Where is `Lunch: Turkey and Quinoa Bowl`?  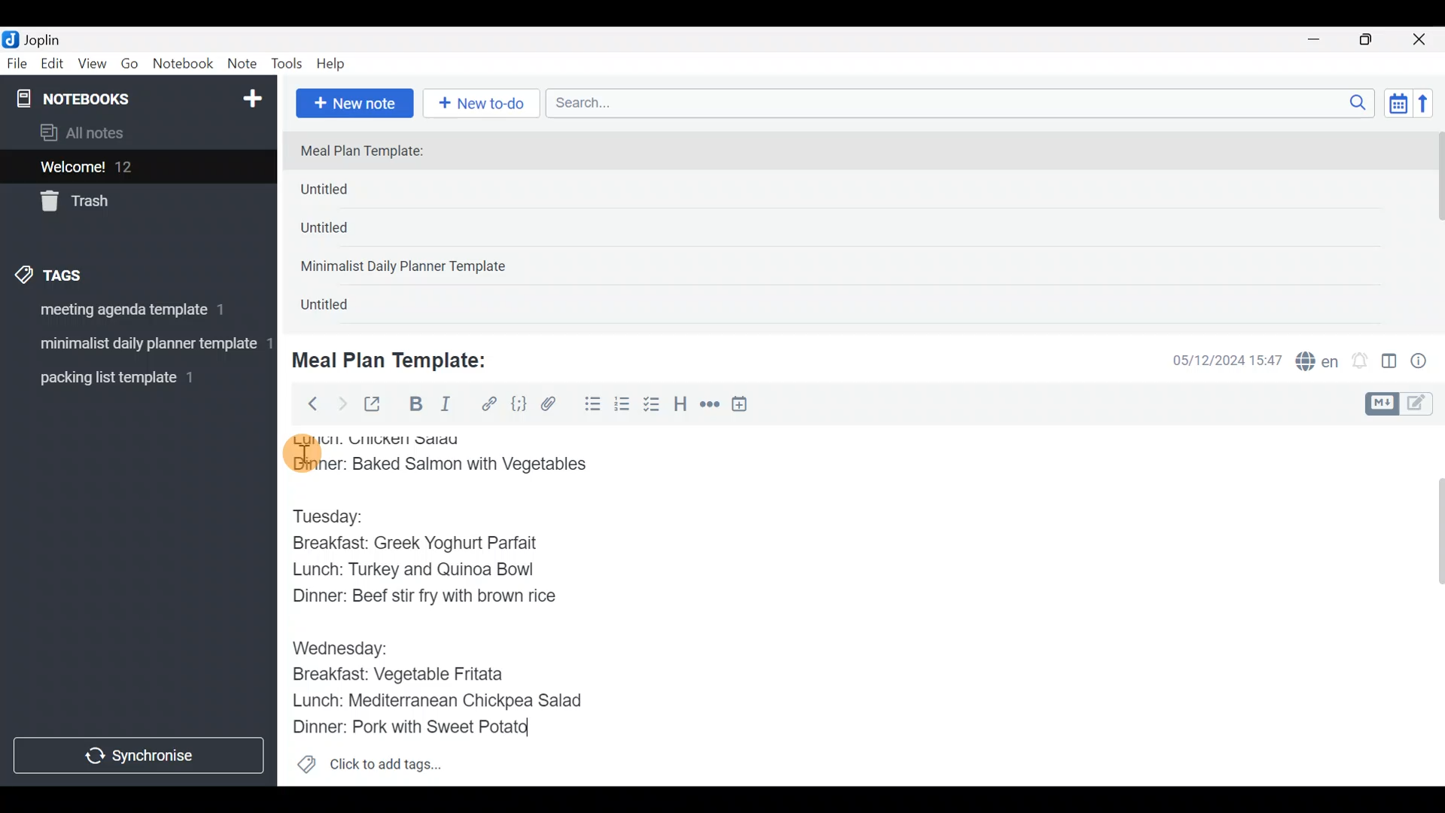 Lunch: Turkey and Quinoa Bowl is located at coordinates (418, 571).